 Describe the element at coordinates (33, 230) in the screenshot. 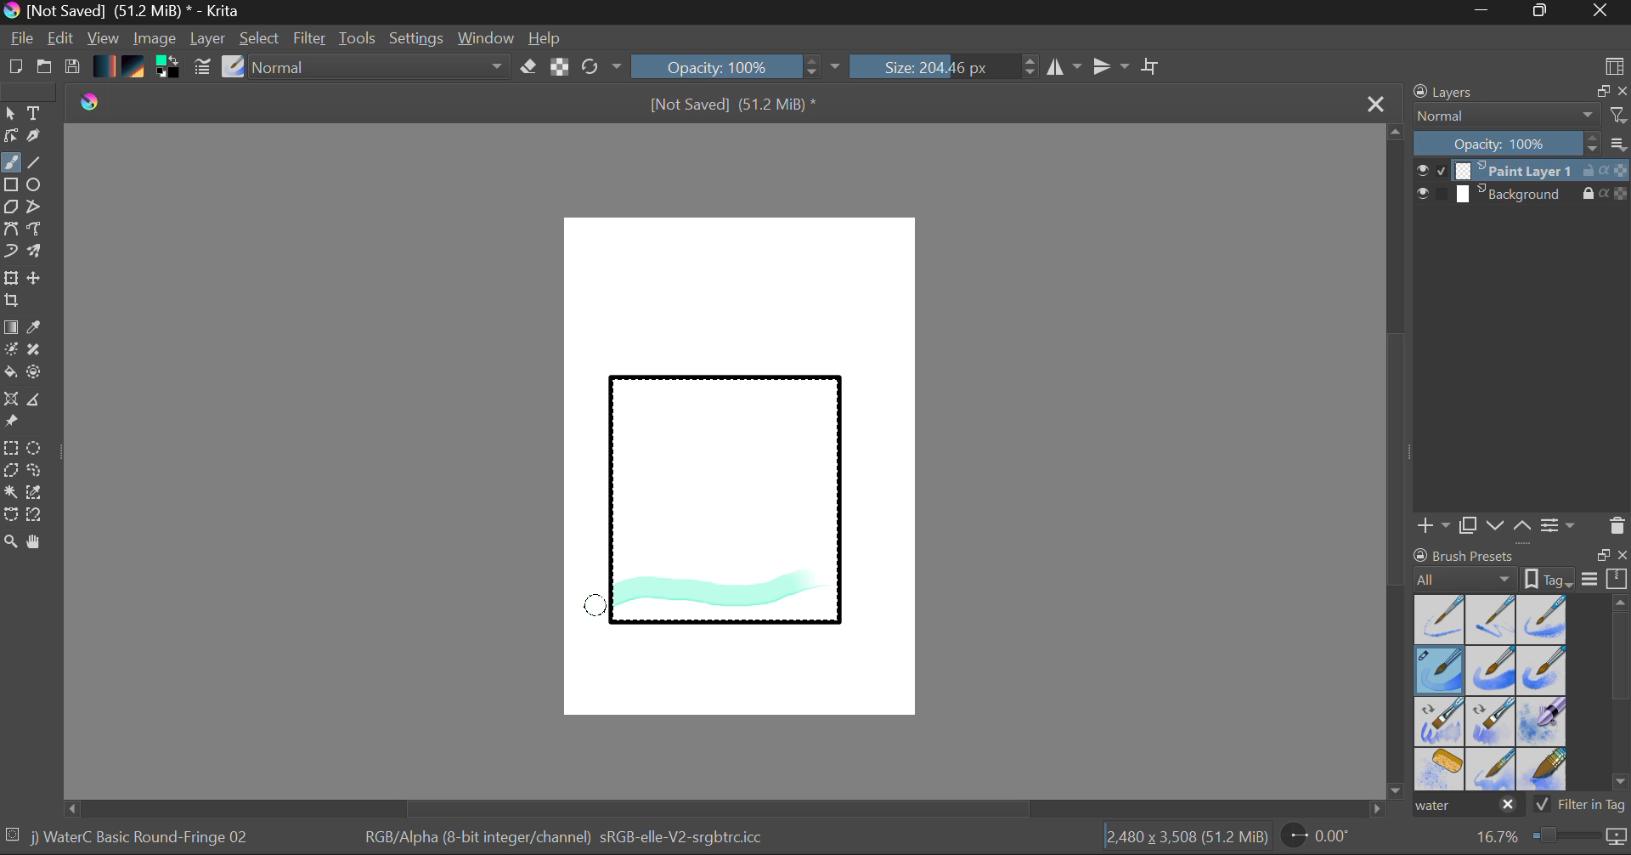

I see `Freehand Path Tool` at that location.